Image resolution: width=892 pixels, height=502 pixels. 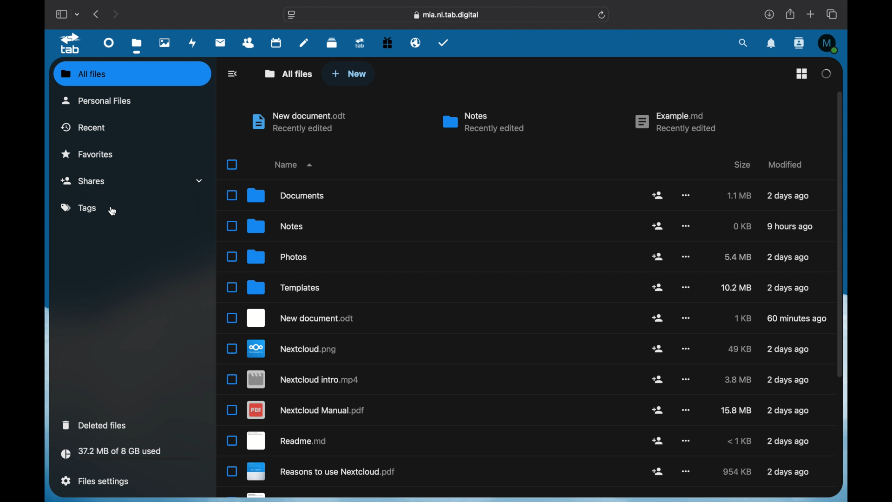 What do you see at coordinates (444, 42) in the screenshot?
I see `tasks` at bounding box center [444, 42].